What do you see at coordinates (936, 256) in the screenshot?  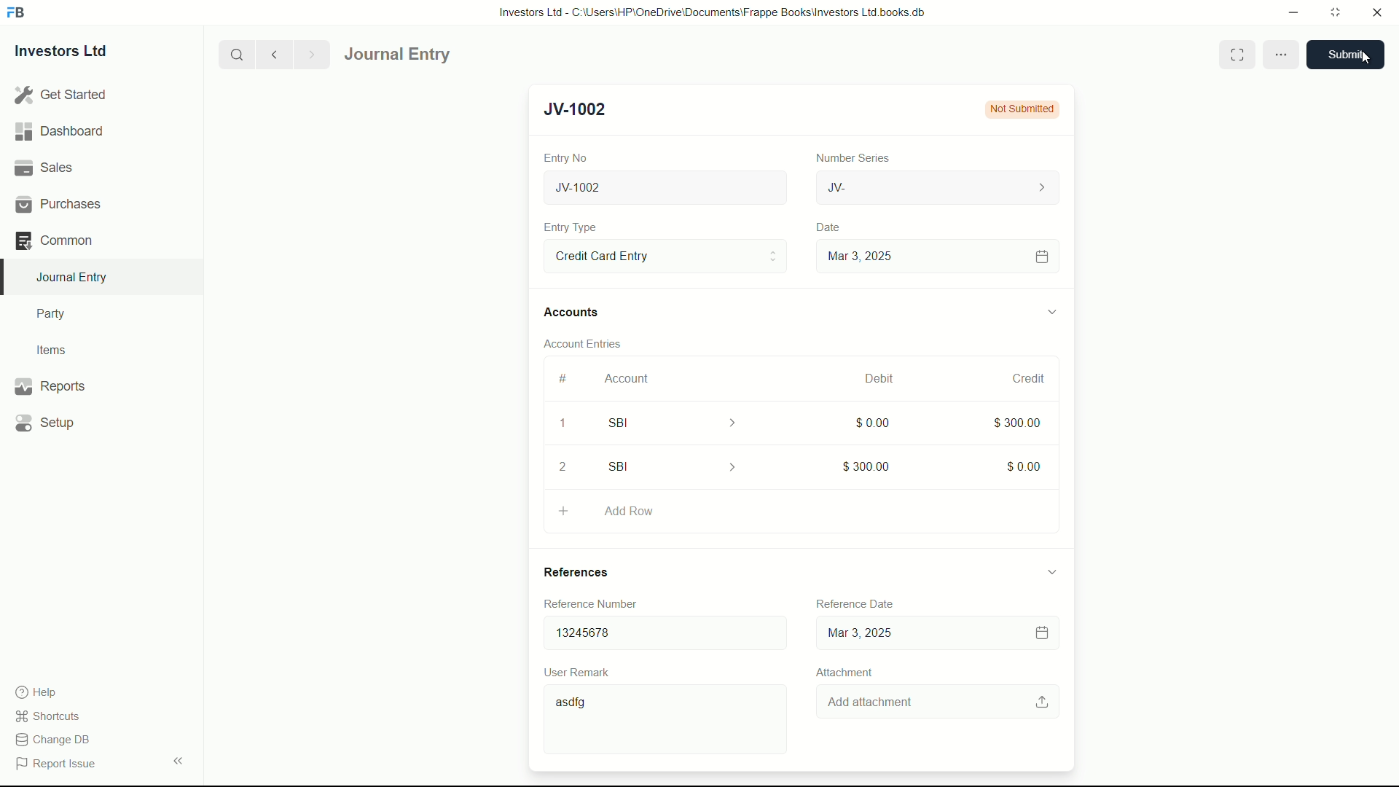 I see `Mar 3, 2025` at bounding box center [936, 256].